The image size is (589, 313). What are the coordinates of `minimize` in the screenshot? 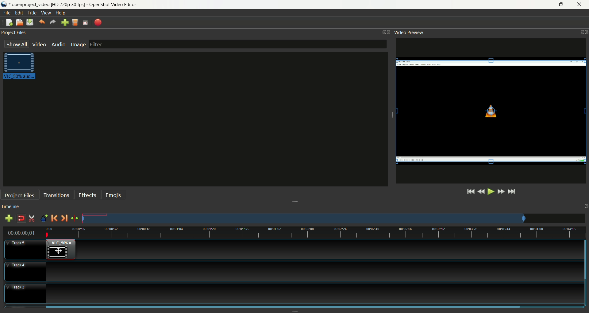 It's located at (540, 4).